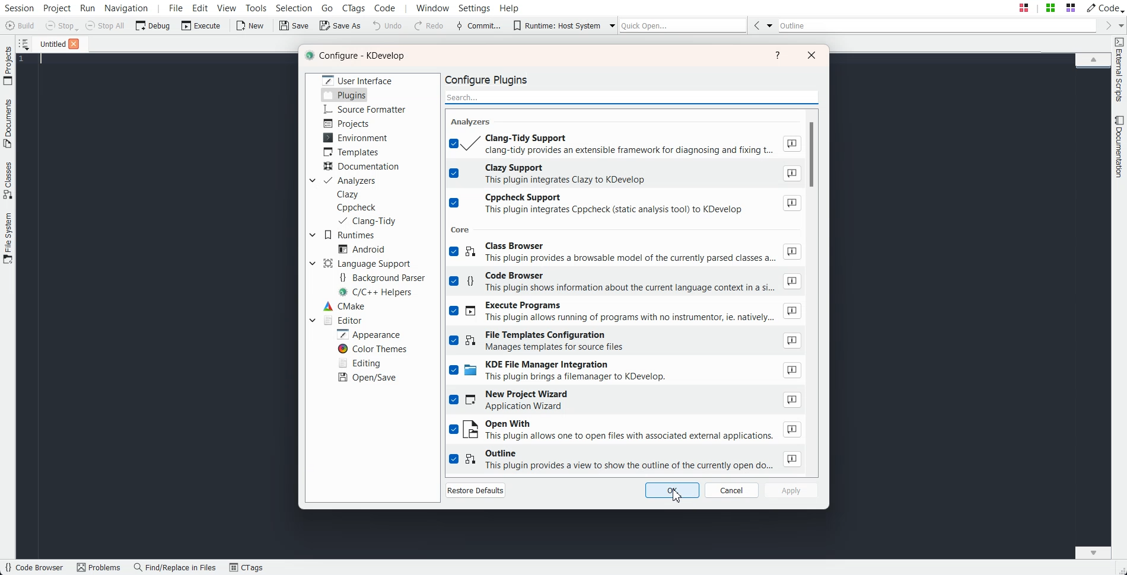 The height and width of the screenshot is (575, 1127). Describe the element at coordinates (791, 174) in the screenshot. I see `About` at that location.